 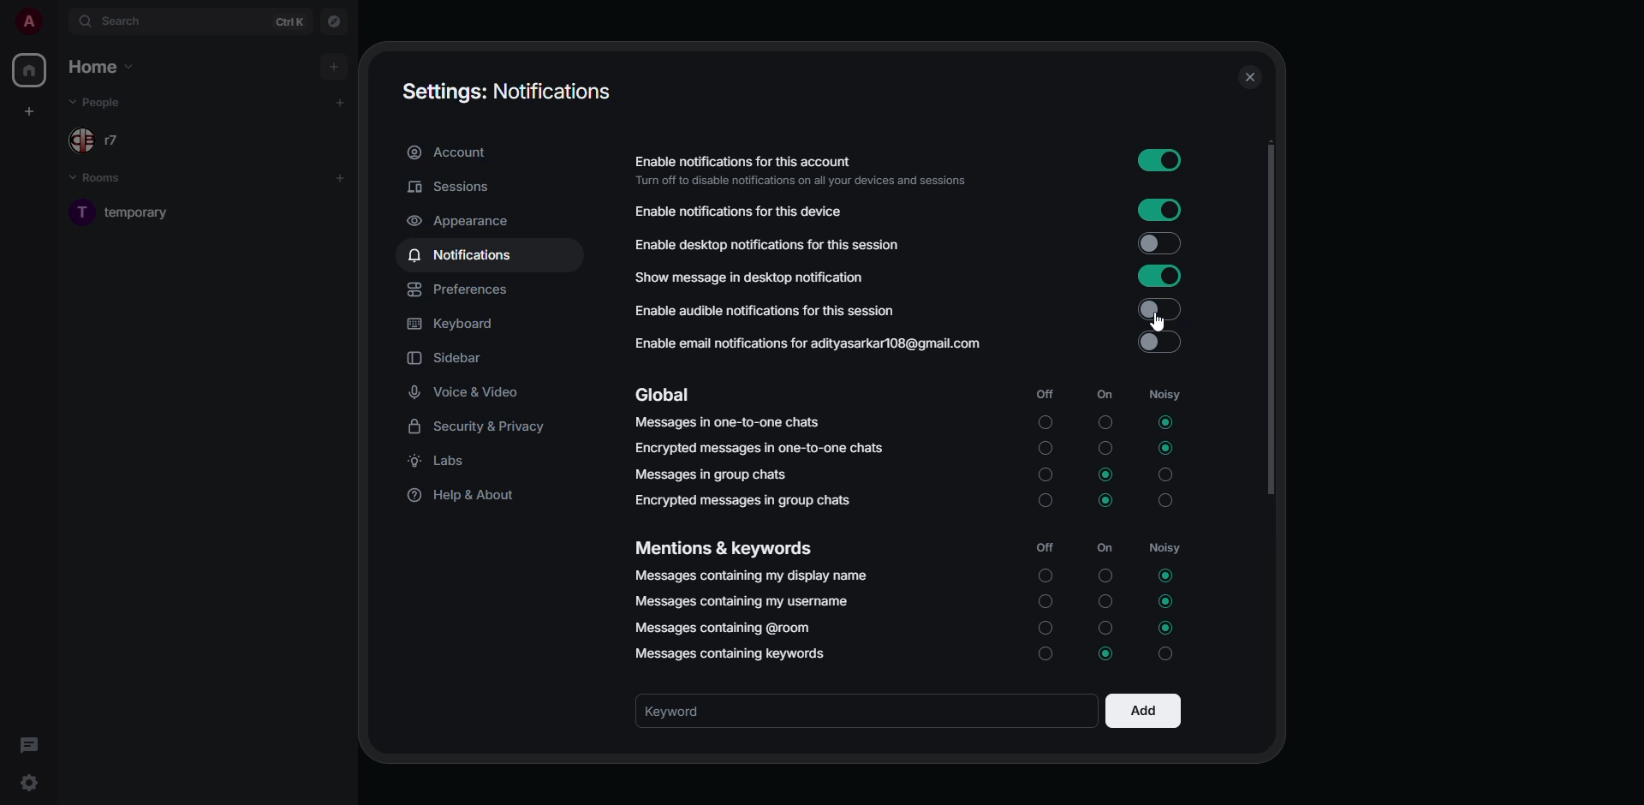 What do you see at coordinates (813, 343) in the screenshot?
I see `enable email notifications` at bounding box center [813, 343].